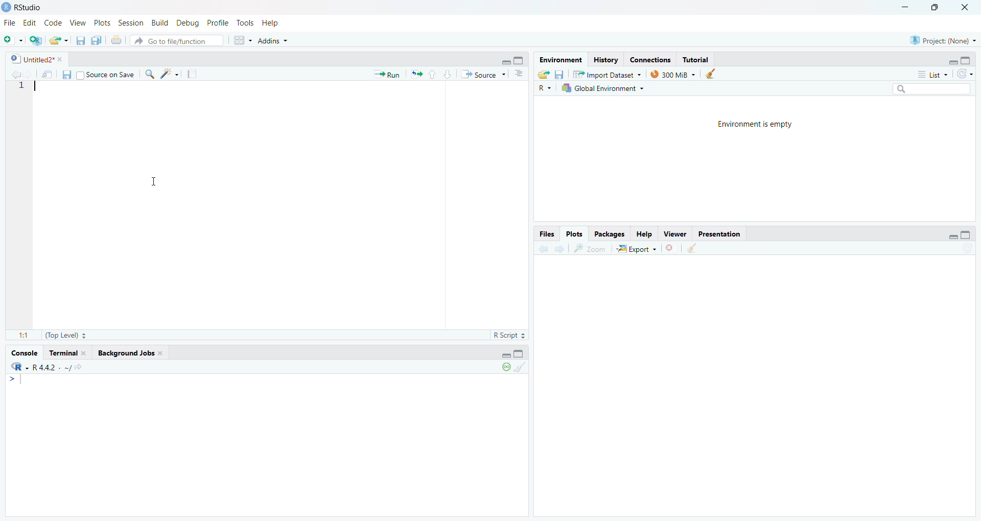  What do you see at coordinates (388, 75) in the screenshot?
I see ` Run` at bounding box center [388, 75].